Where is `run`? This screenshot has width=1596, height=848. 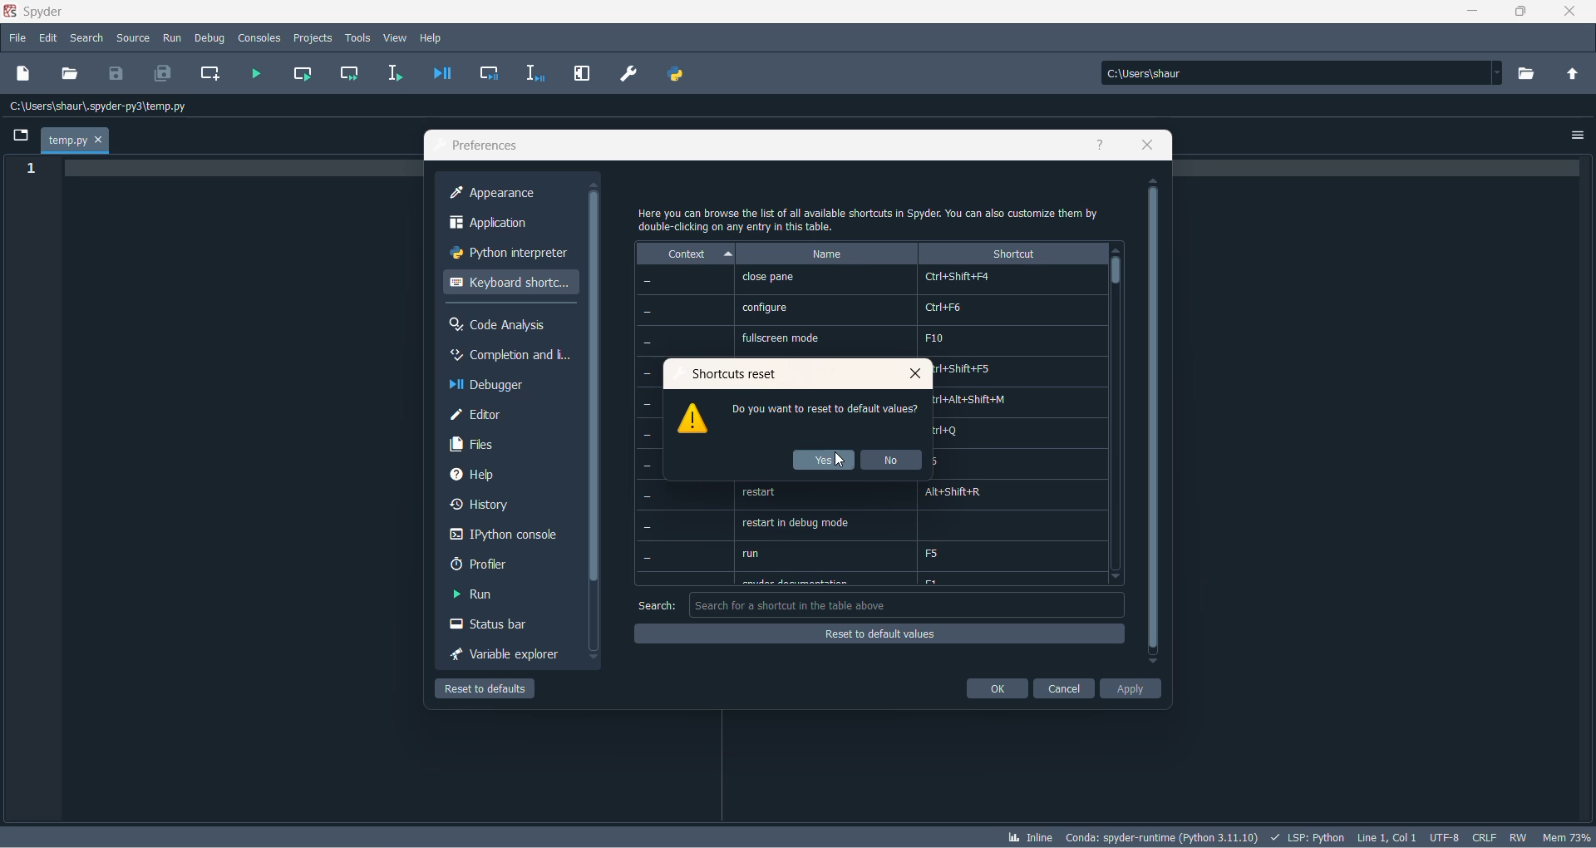
run is located at coordinates (169, 36).